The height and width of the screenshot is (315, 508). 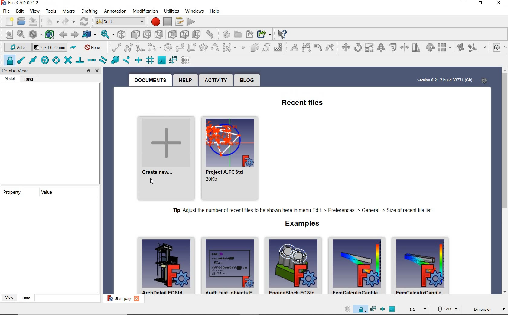 What do you see at coordinates (369, 47) in the screenshot?
I see `scale` at bounding box center [369, 47].